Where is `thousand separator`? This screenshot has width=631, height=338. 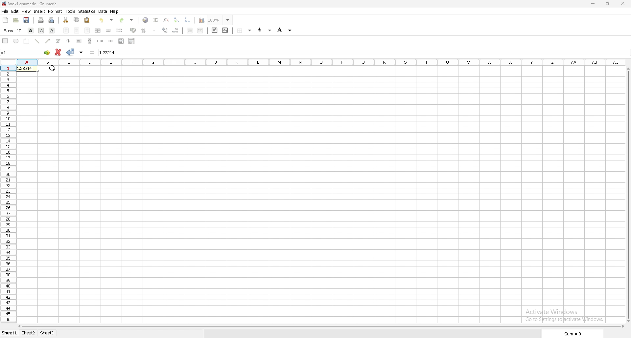
thousand separator is located at coordinates (154, 30).